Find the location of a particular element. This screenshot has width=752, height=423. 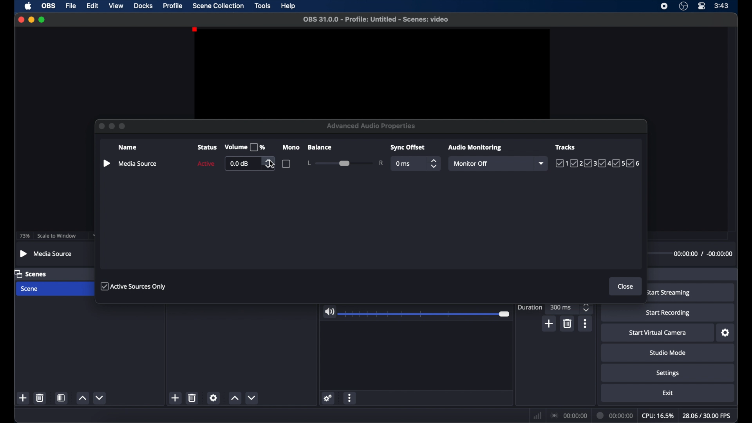

sync offset is located at coordinates (407, 147).